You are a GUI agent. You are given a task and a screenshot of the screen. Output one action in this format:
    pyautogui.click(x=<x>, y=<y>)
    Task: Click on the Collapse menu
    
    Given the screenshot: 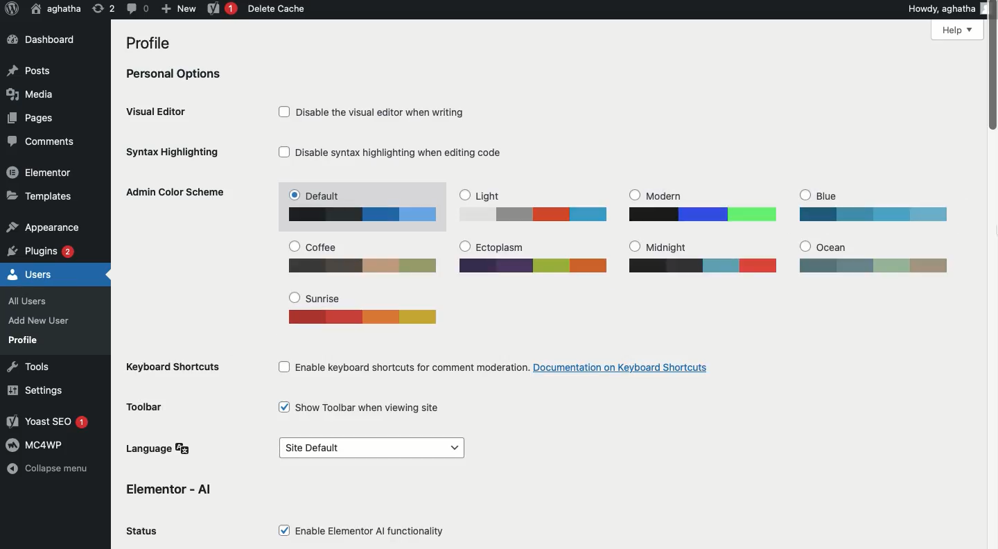 What is the action you would take?
    pyautogui.click(x=54, y=469)
    